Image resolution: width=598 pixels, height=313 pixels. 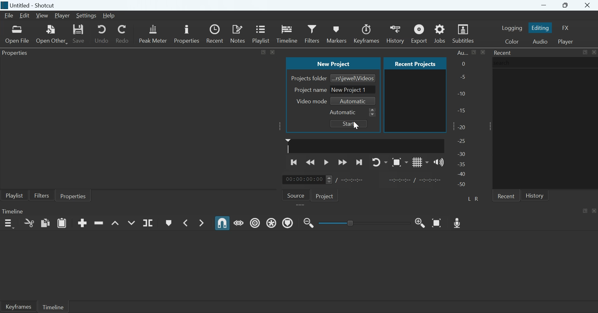 What do you see at coordinates (353, 78) in the screenshot?
I see `C:\Users\jewel\Videos` at bounding box center [353, 78].